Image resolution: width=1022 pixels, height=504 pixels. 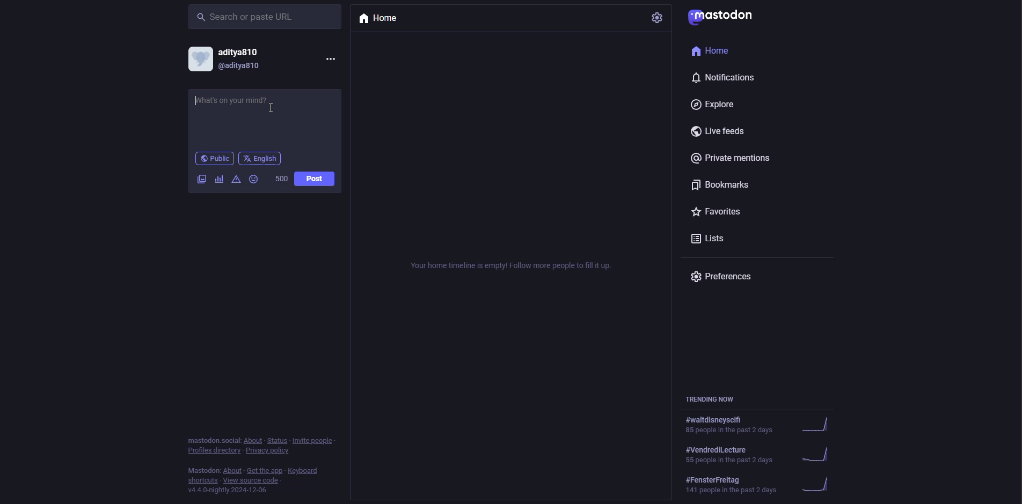 I want to click on preferences, so click(x=725, y=278).